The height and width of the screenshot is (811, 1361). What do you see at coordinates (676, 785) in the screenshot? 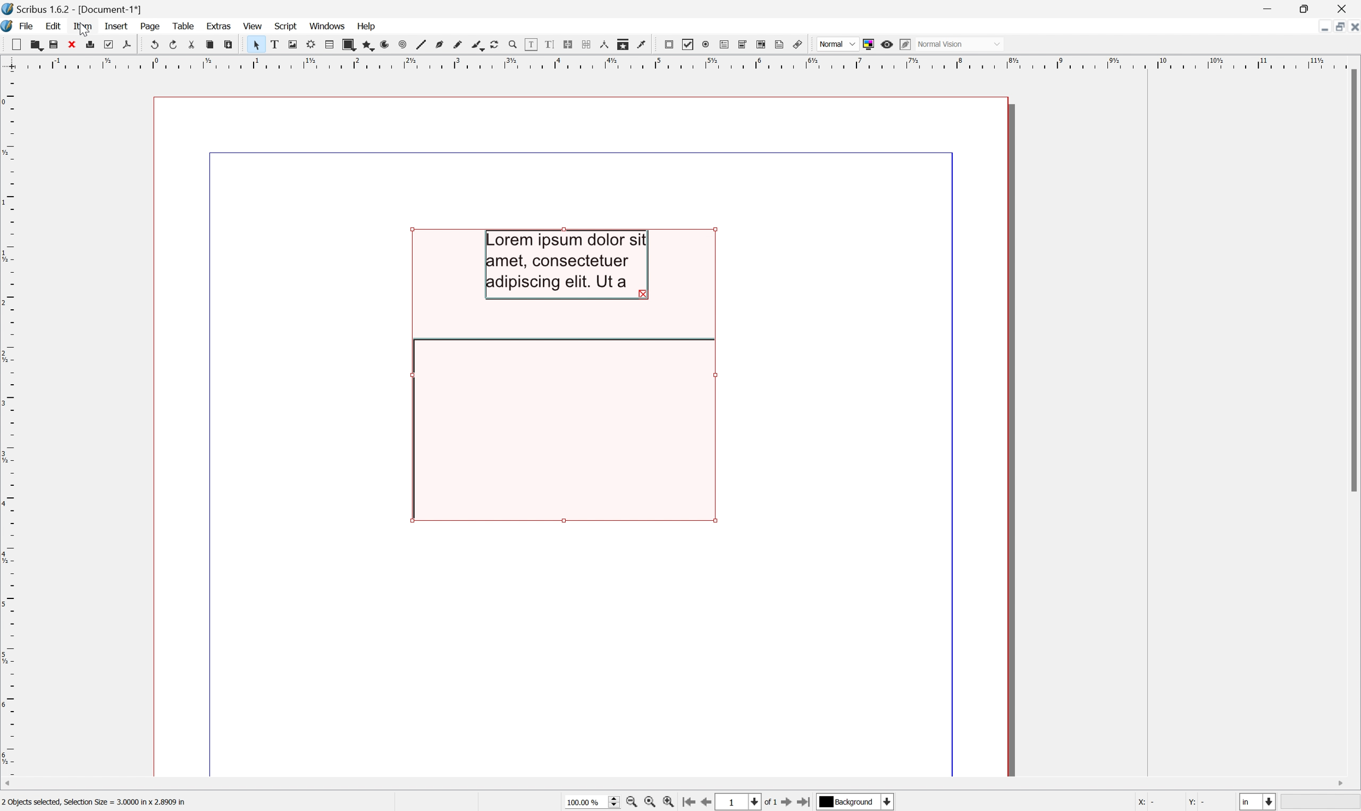
I see `Scroll` at bounding box center [676, 785].